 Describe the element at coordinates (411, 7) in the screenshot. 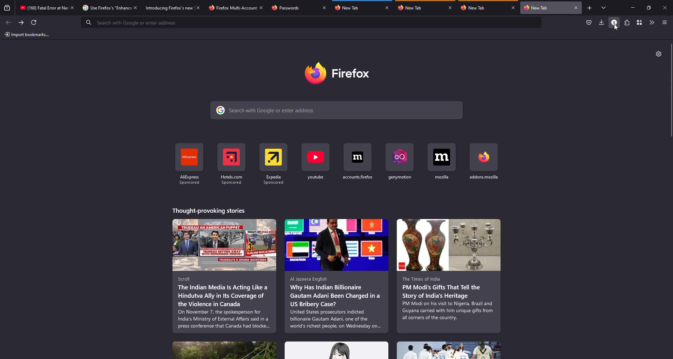

I see `tab` at that location.